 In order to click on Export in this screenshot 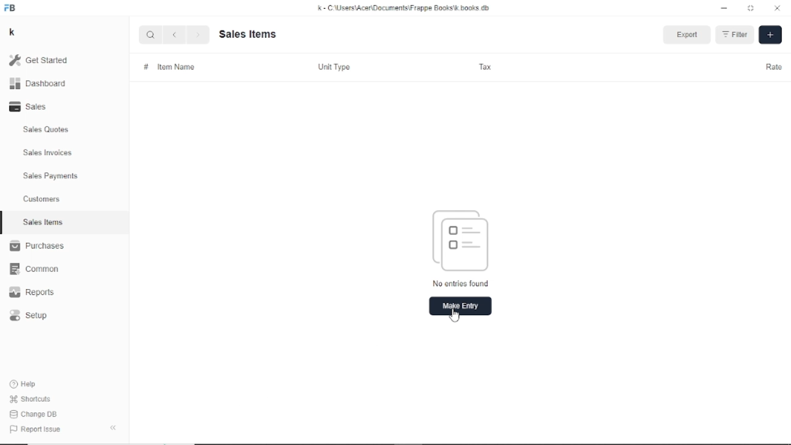, I will do `click(688, 34)`.